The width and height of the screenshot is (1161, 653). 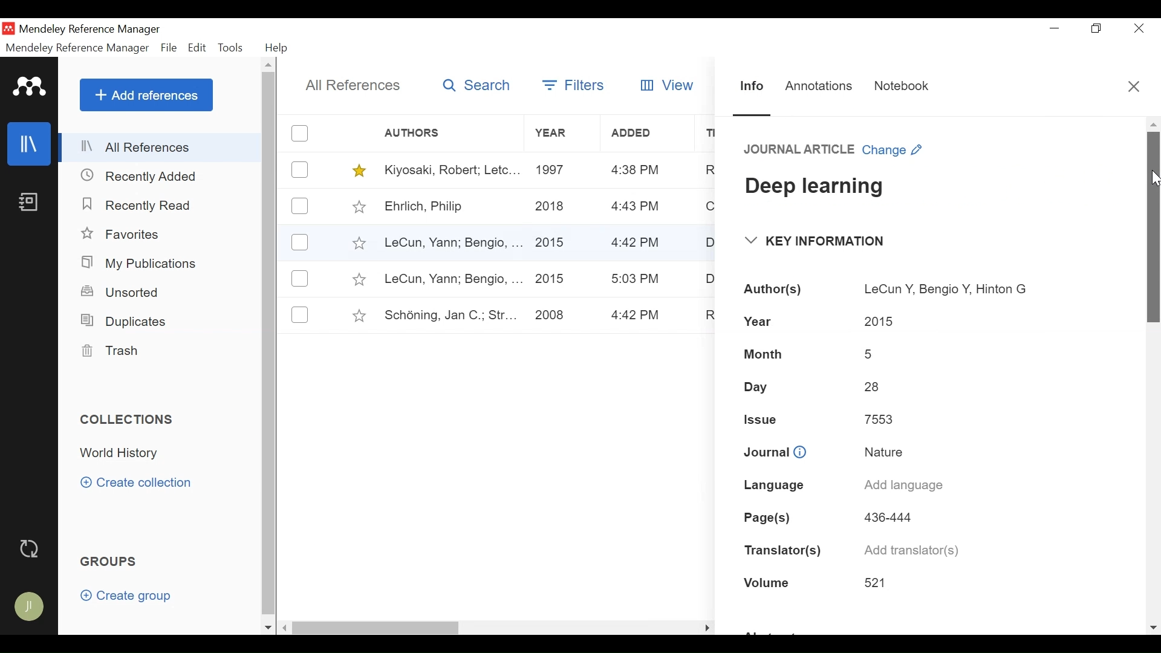 What do you see at coordinates (480, 626) in the screenshot?
I see `Horizontal Scroll bar` at bounding box center [480, 626].